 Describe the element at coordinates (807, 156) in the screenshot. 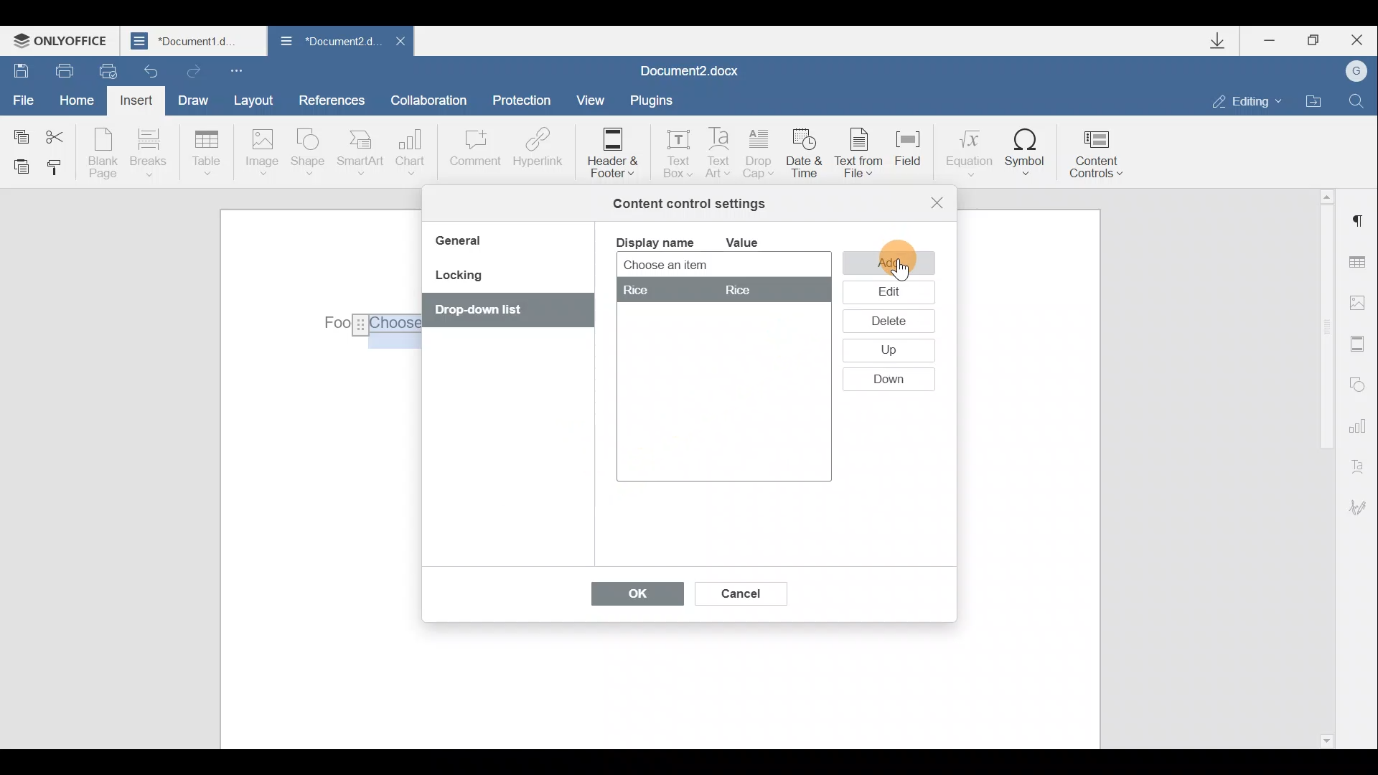

I see `Date & time` at that location.